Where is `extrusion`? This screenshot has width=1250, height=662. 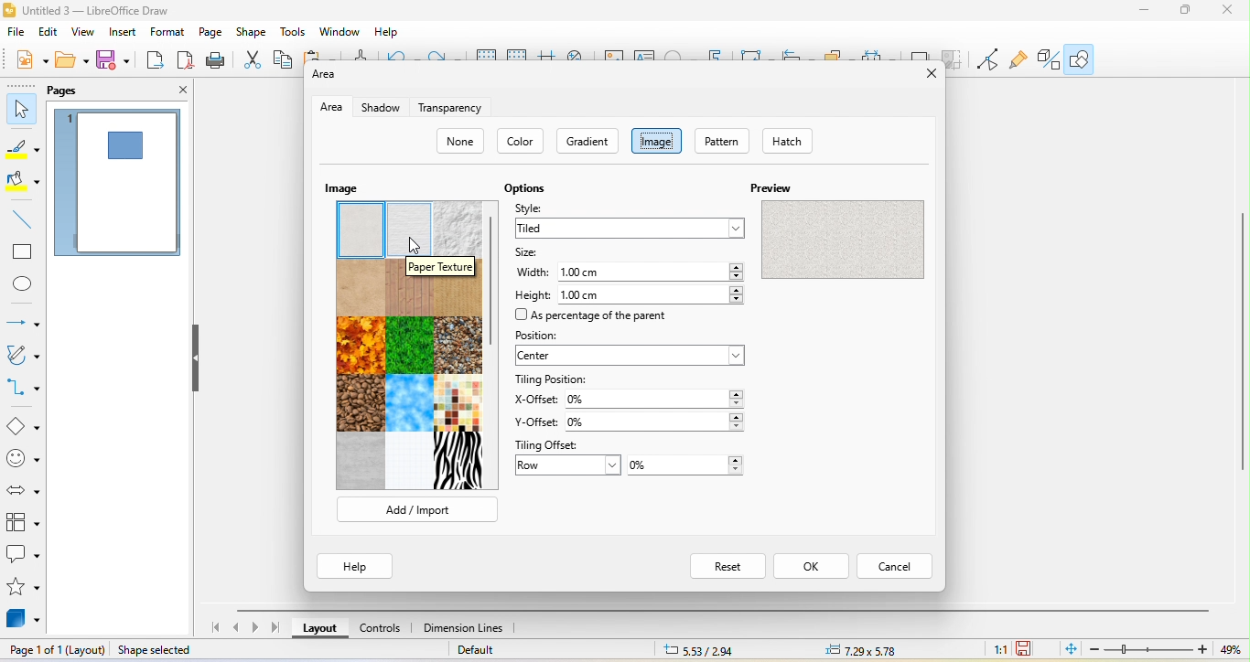 extrusion is located at coordinates (1052, 59).